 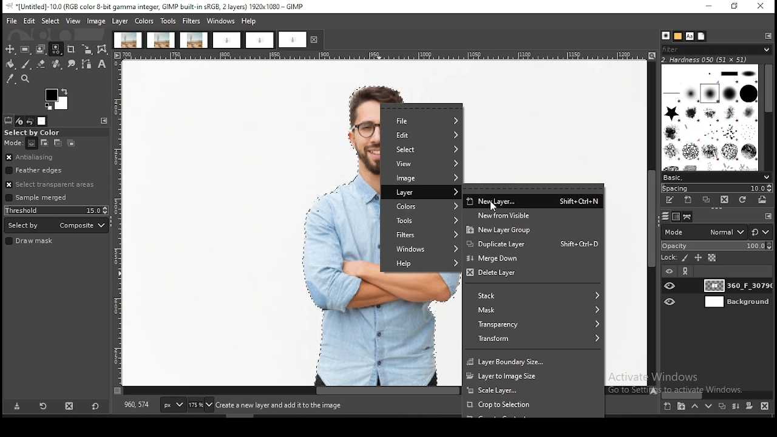 What do you see at coordinates (671, 286) in the screenshot?
I see `layer visibility on/off` at bounding box center [671, 286].